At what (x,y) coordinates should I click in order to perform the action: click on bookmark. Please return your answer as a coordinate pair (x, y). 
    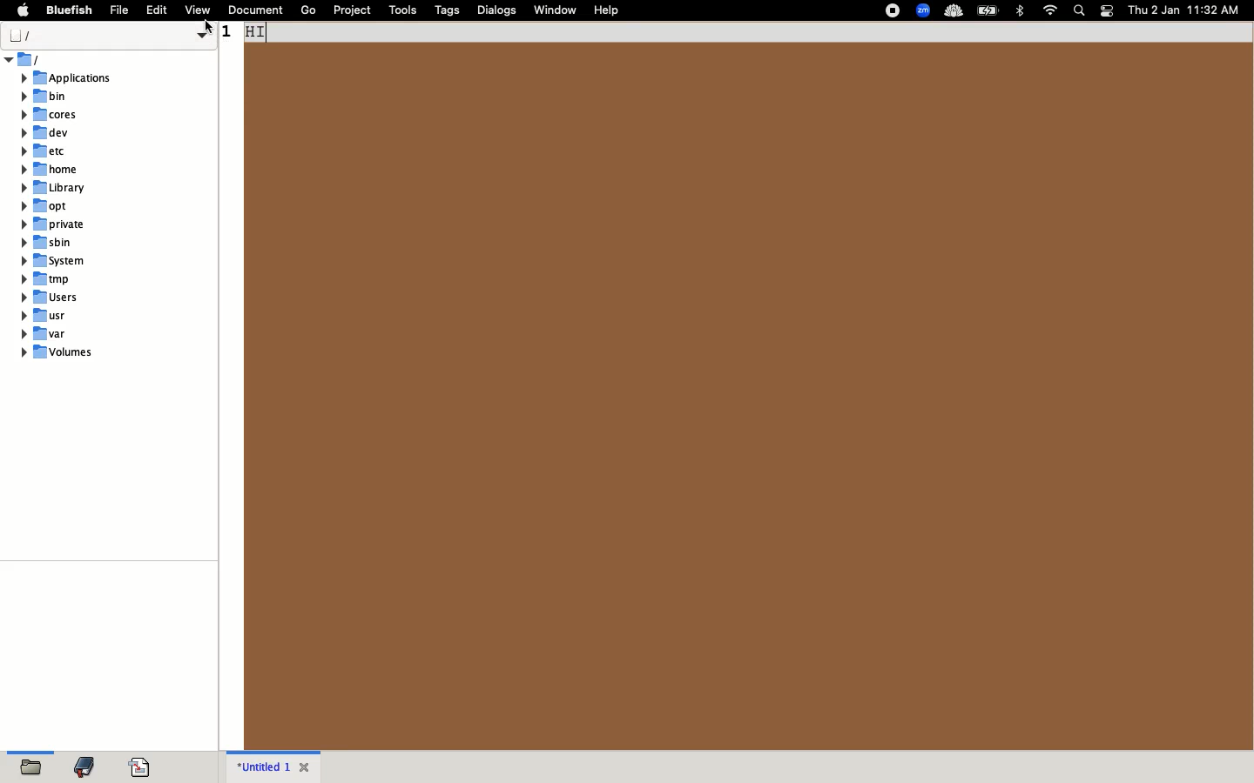
    Looking at the image, I should click on (84, 764).